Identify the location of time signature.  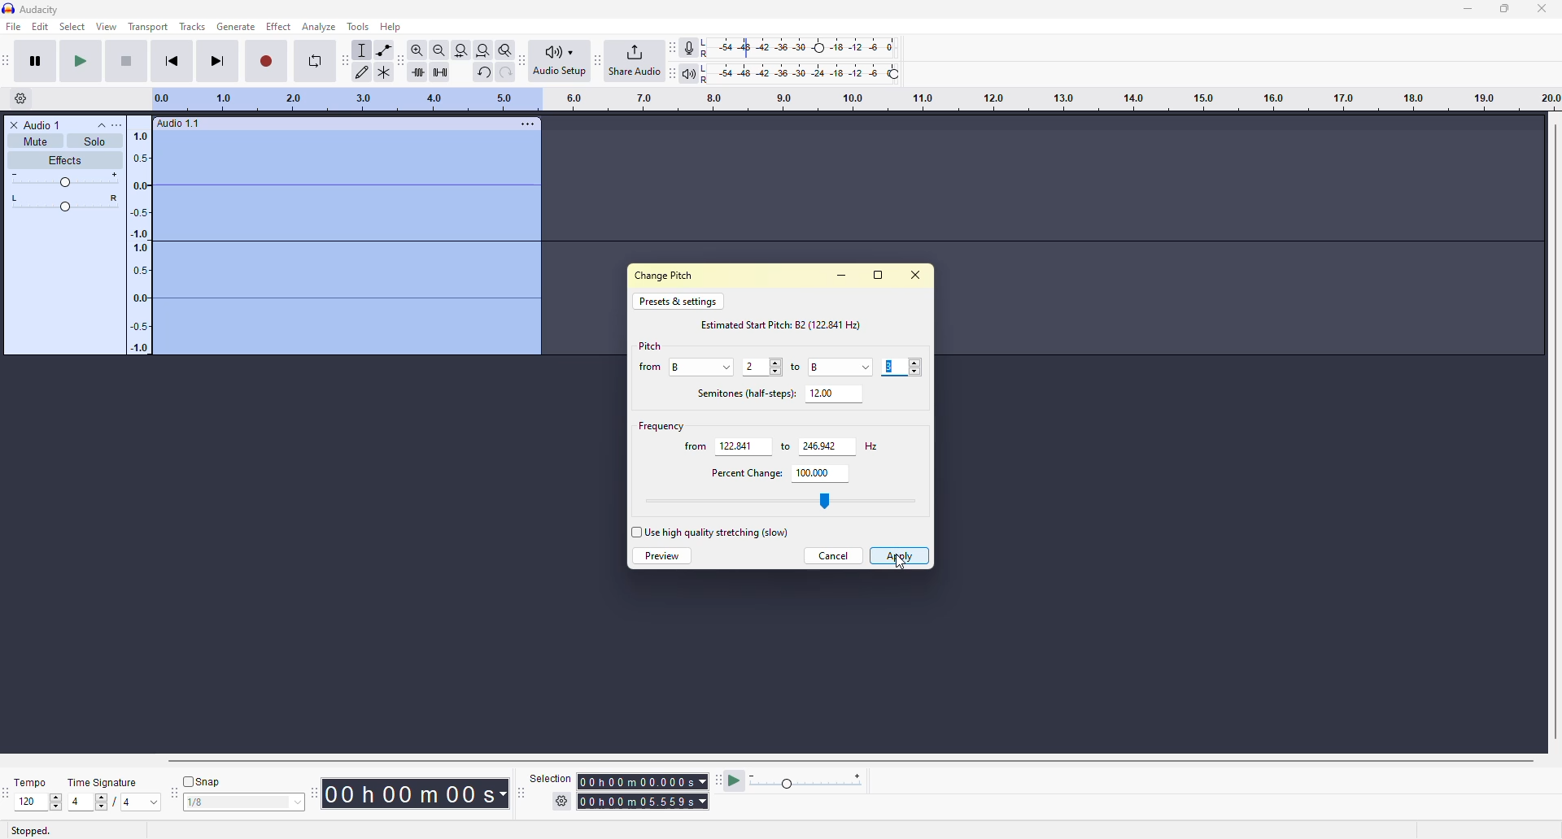
(104, 782).